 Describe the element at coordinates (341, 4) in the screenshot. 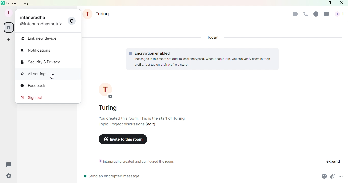

I see `Close` at that location.